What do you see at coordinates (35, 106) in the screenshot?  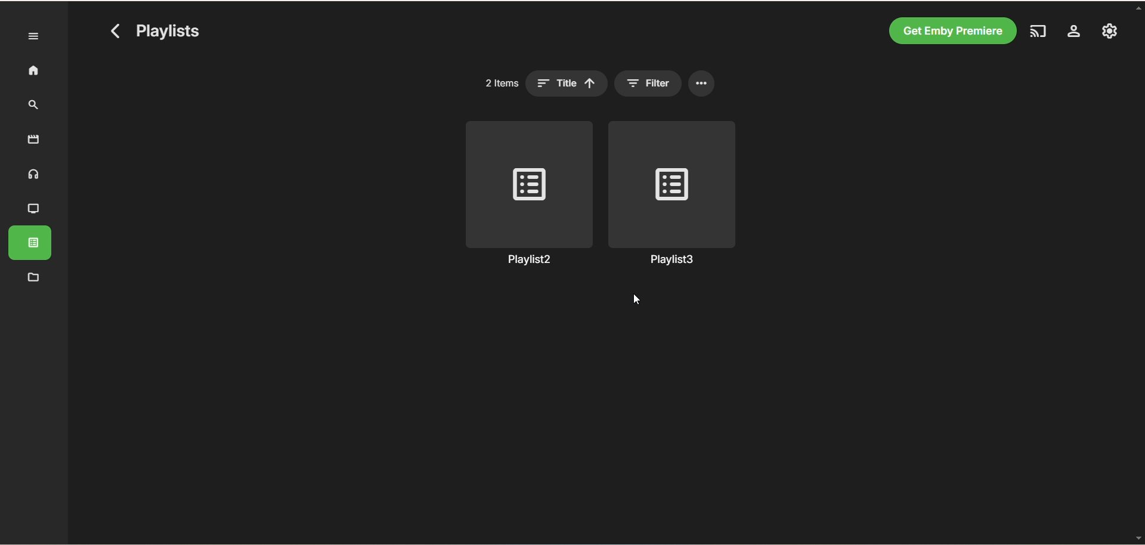 I see `search` at bounding box center [35, 106].